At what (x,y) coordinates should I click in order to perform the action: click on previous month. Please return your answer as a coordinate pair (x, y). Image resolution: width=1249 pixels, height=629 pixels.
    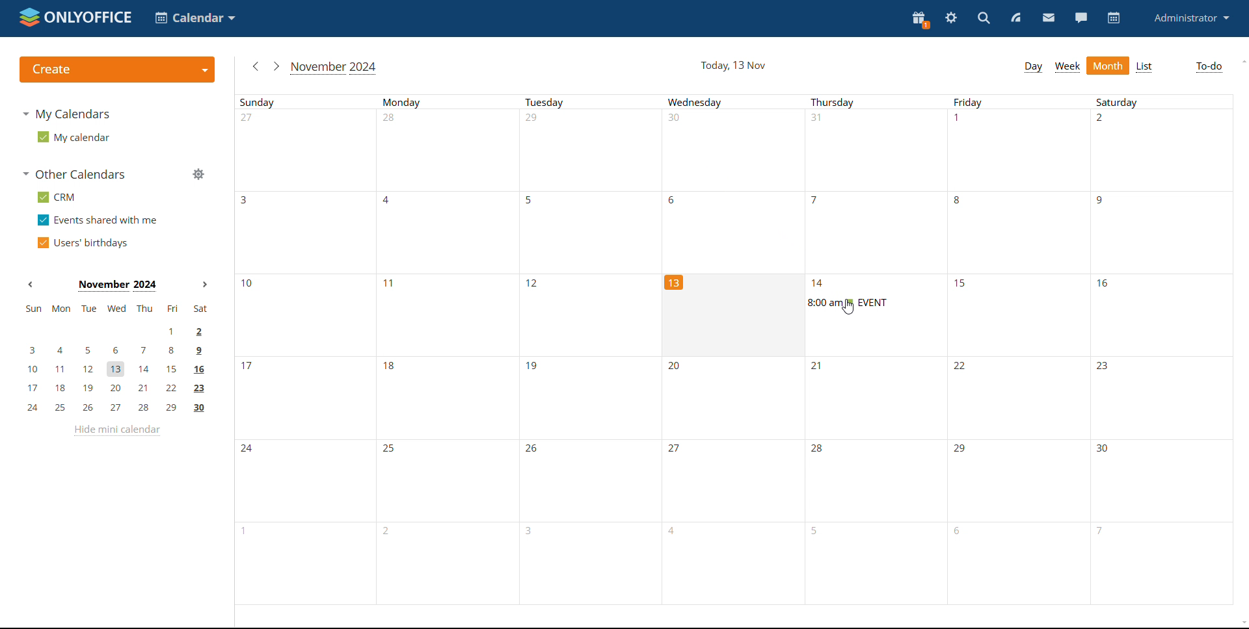
    Looking at the image, I should click on (253, 65).